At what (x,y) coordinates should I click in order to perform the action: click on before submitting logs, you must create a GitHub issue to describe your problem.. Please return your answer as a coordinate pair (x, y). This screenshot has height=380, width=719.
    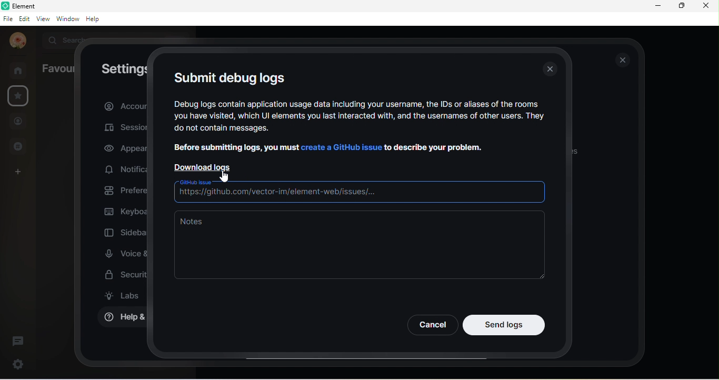
    Looking at the image, I should click on (327, 146).